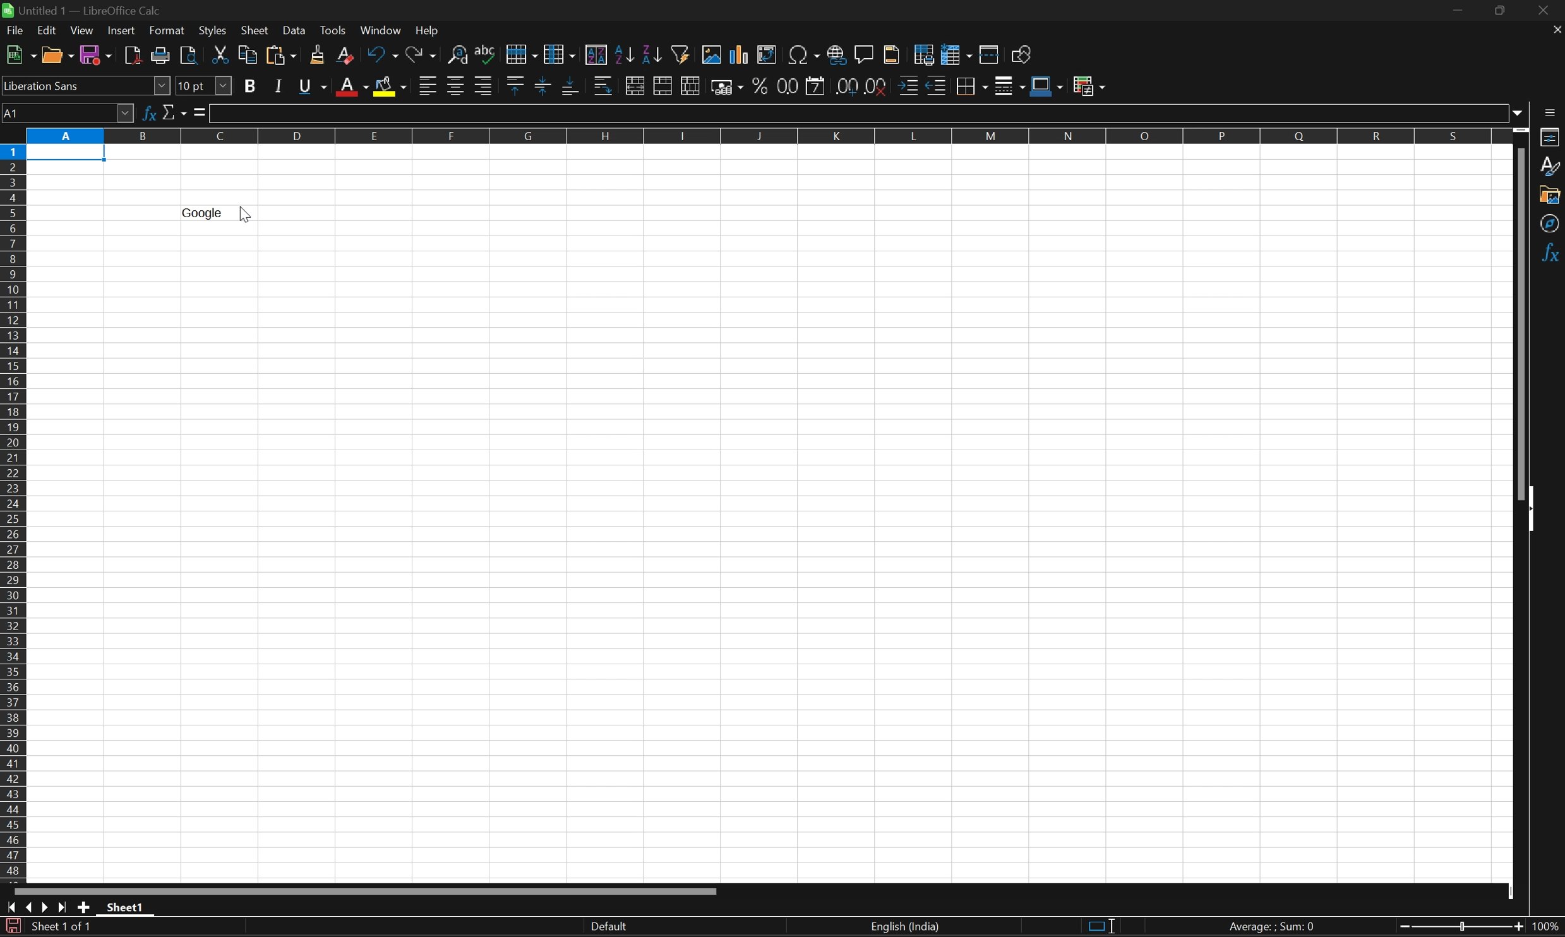 This screenshot has width=1565, height=937. Describe the element at coordinates (280, 56) in the screenshot. I see `Paste` at that location.